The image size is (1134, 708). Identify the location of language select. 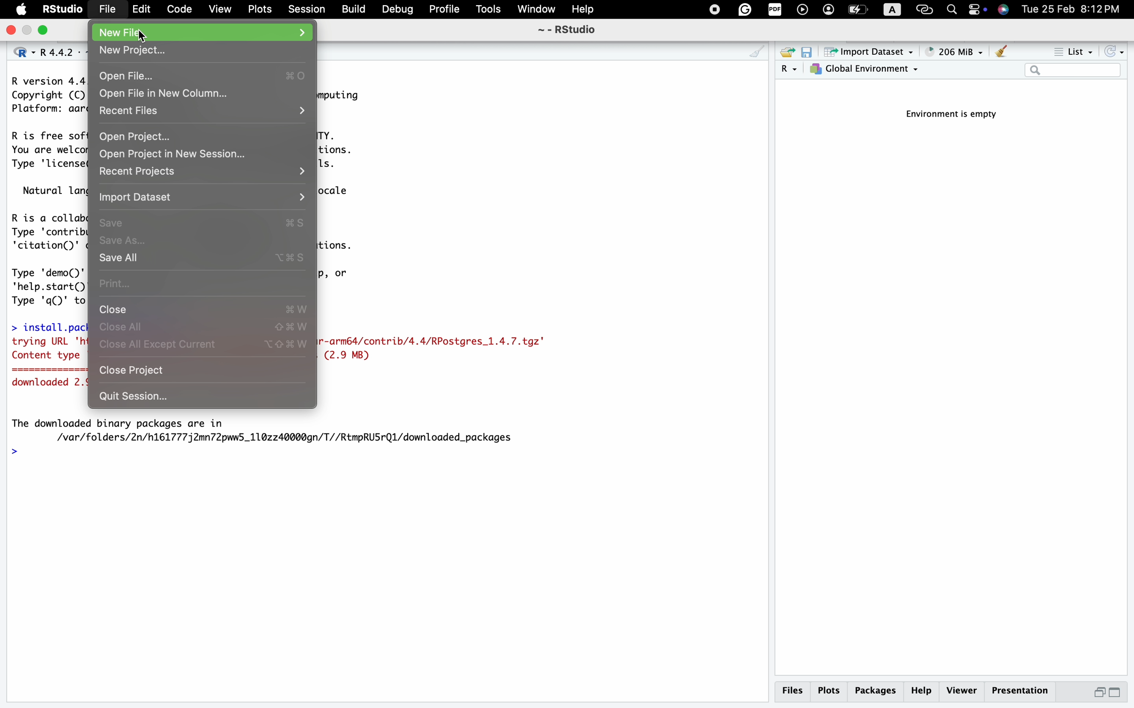
(790, 70).